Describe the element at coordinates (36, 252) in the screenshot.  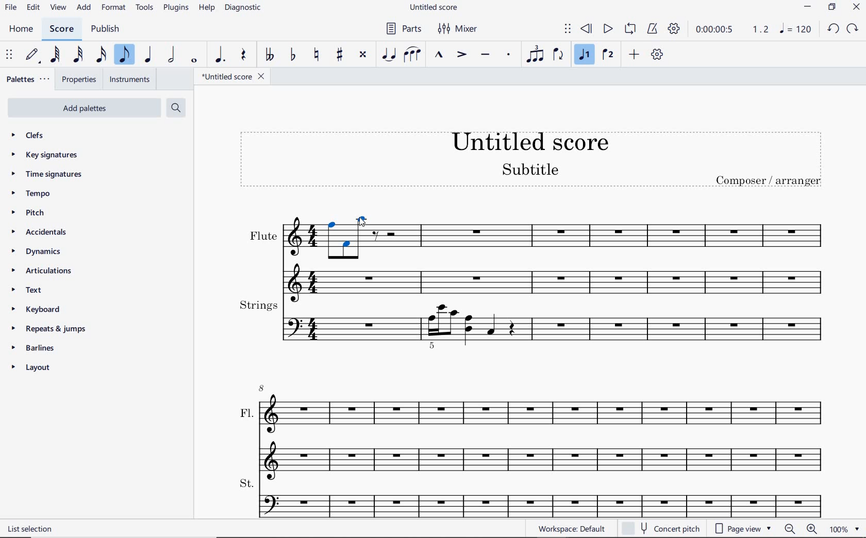
I see `dynamics` at that location.